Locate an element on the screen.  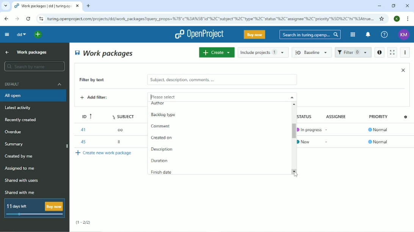
Account is located at coordinates (404, 35).